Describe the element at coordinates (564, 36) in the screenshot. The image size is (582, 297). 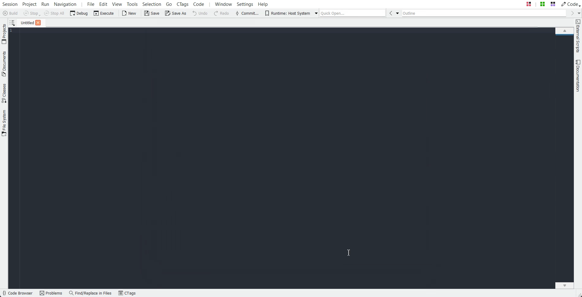
I see `File Overview` at that location.